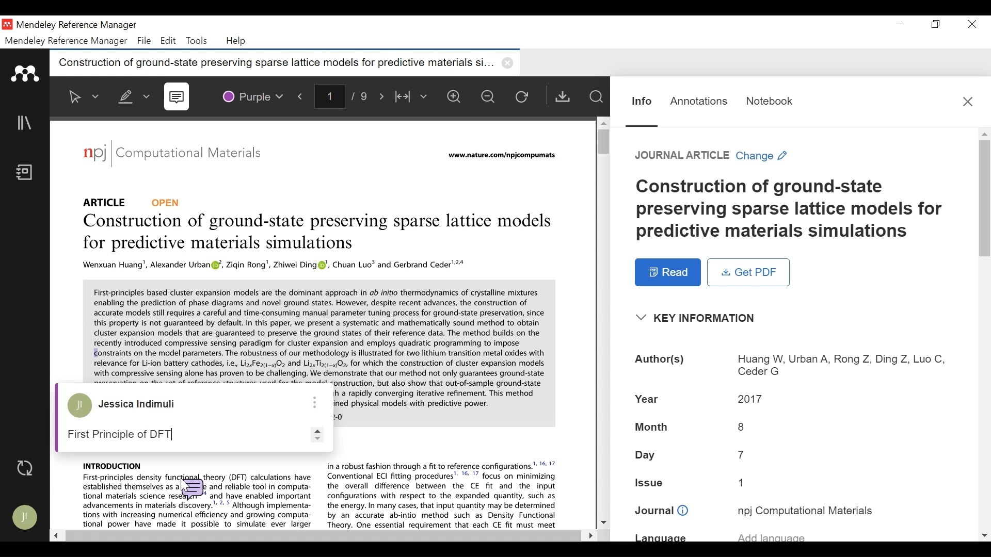  I want to click on Sticky Note, so click(179, 97).